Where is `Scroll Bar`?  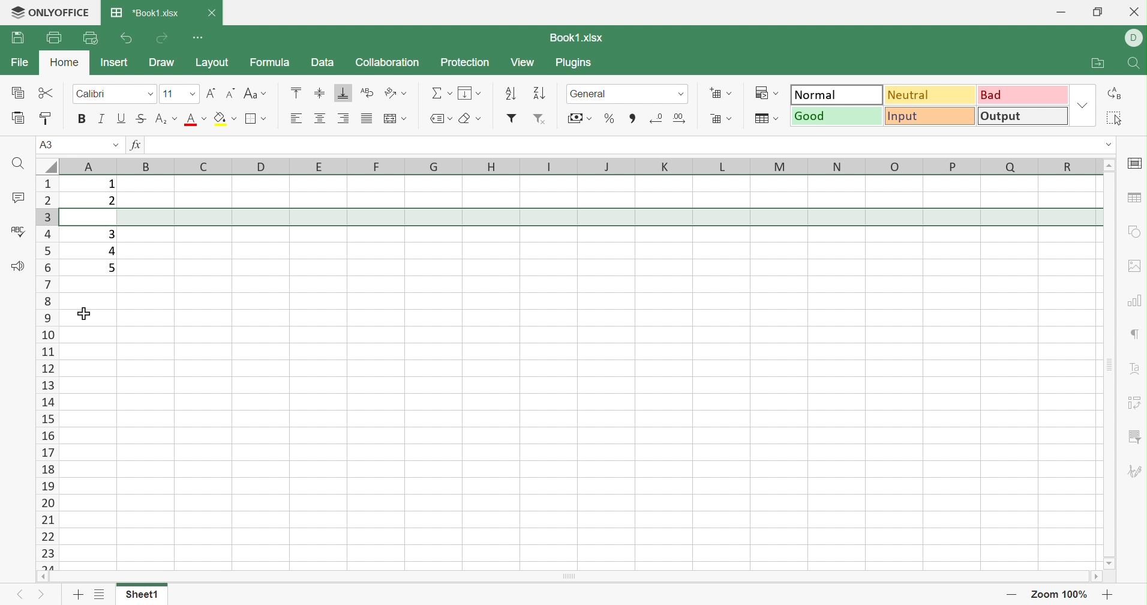
Scroll Bar is located at coordinates (572, 576).